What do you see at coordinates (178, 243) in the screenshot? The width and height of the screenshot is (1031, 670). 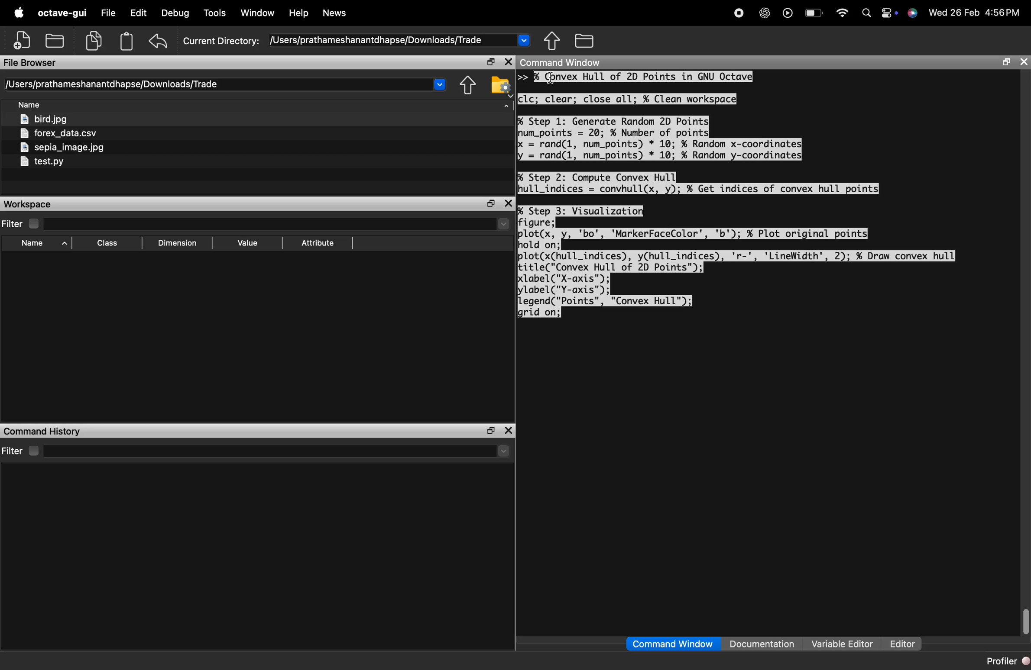 I see `Dimension` at bounding box center [178, 243].